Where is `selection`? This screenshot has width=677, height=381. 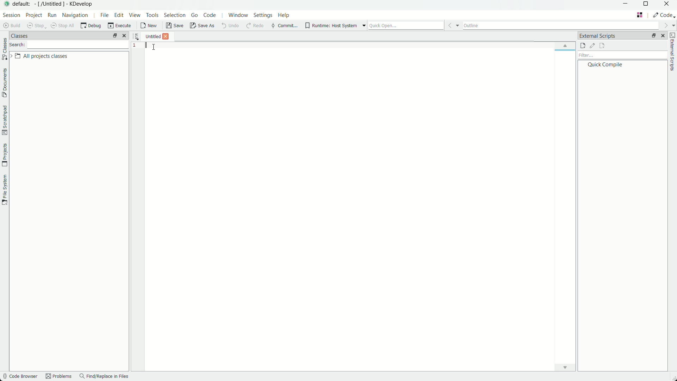
selection is located at coordinates (174, 16).